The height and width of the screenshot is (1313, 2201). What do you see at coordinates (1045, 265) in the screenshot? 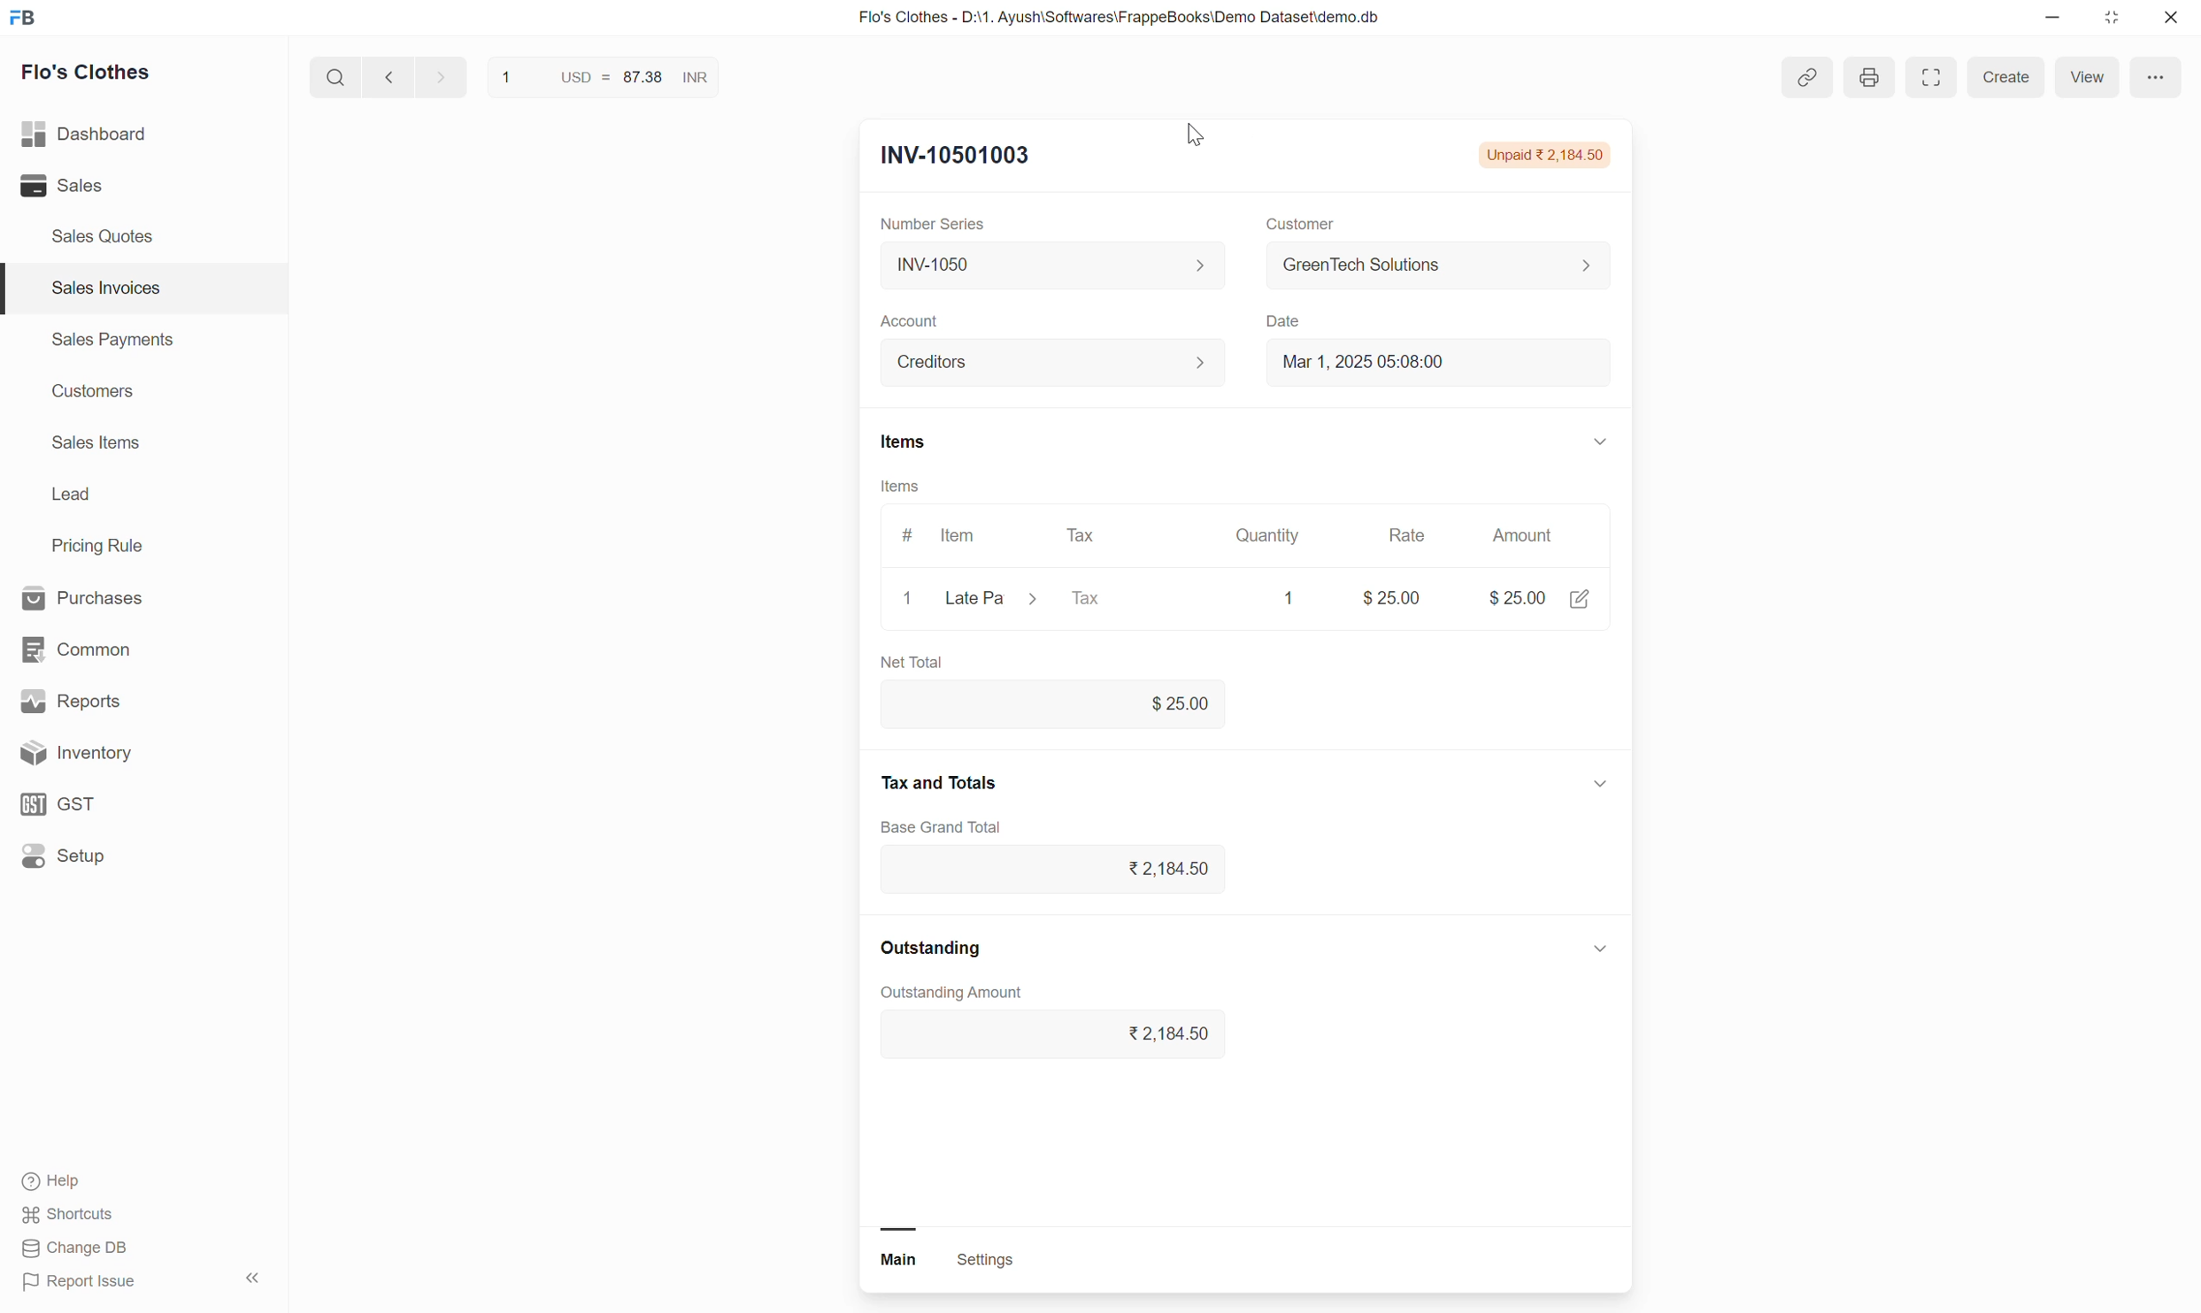
I see `Select Number series` at bounding box center [1045, 265].